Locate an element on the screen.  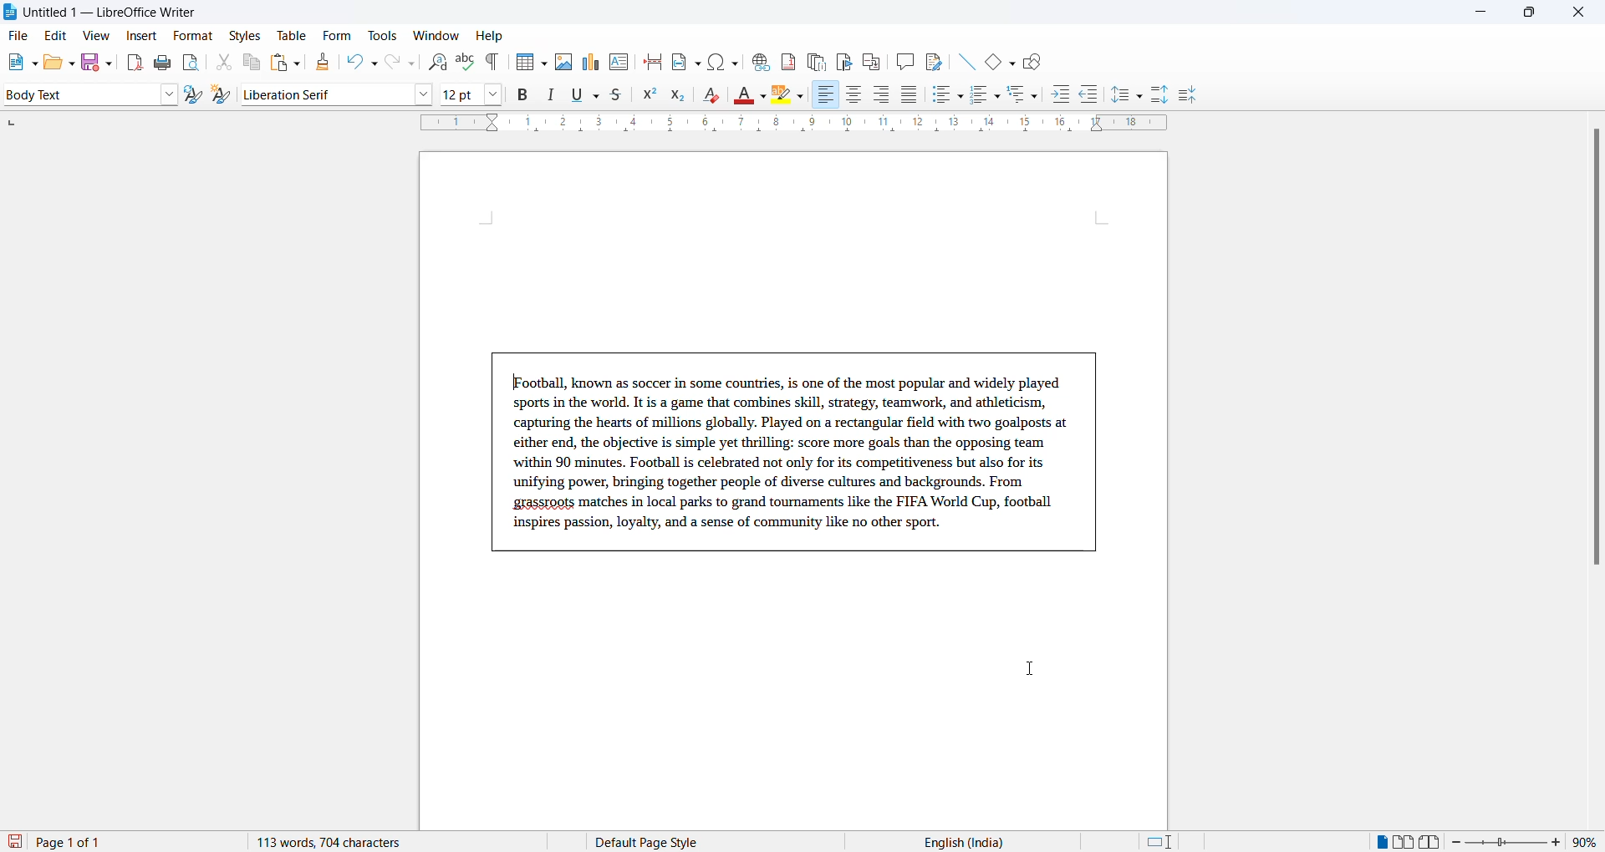
insert comments is located at coordinates (901, 61).